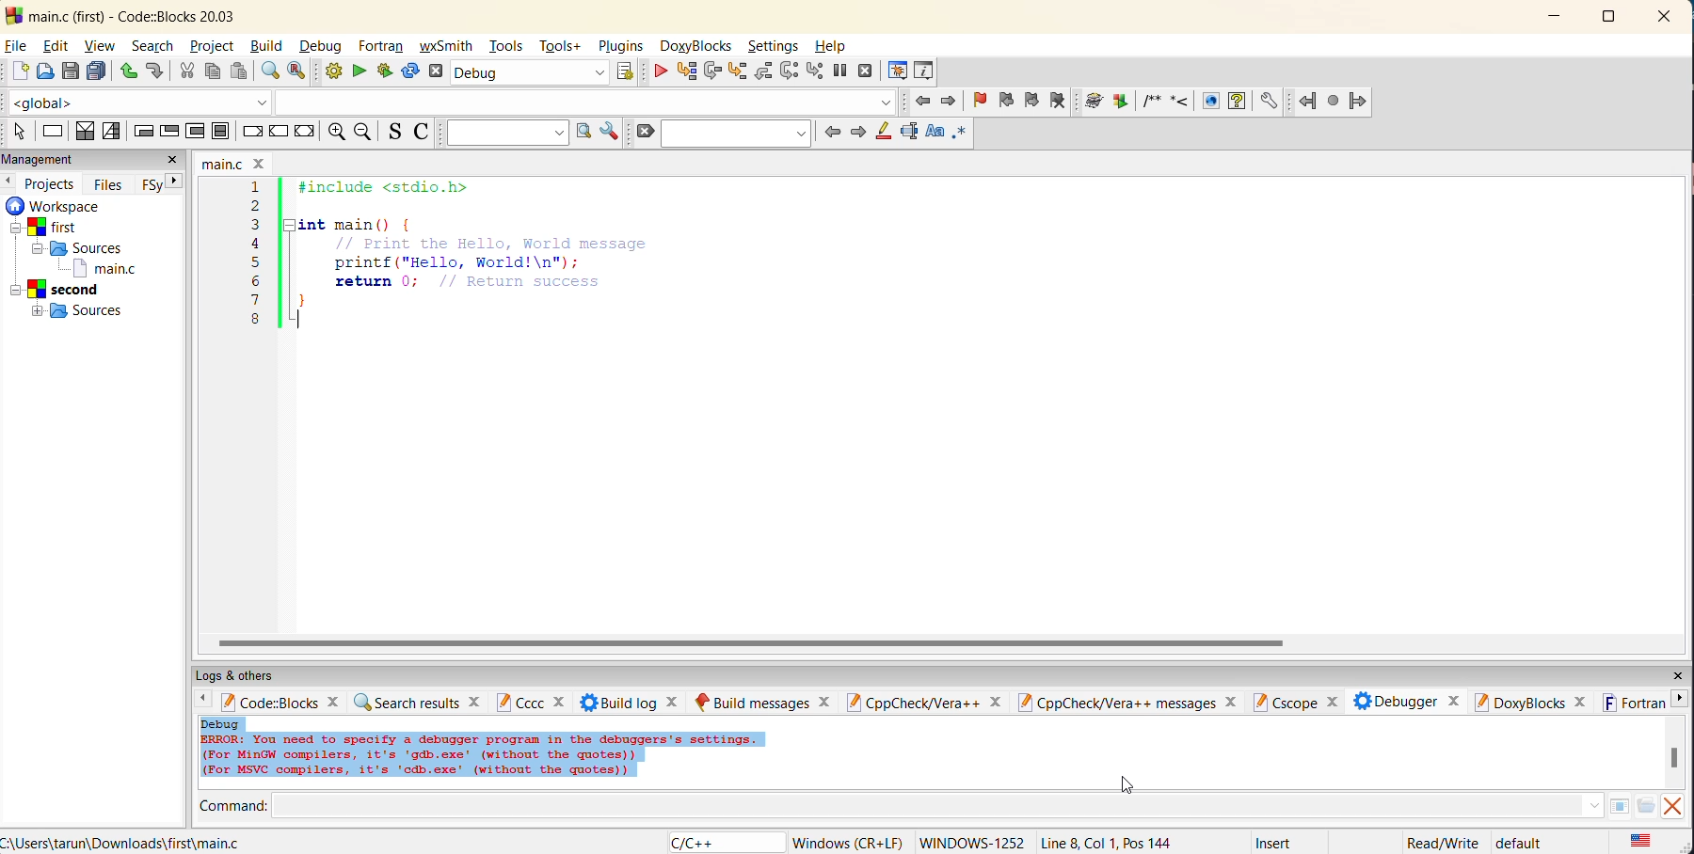 The height and width of the screenshot is (854, 1694). Describe the element at coordinates (711, 72) in the screenshot. I see `next line` at that location.